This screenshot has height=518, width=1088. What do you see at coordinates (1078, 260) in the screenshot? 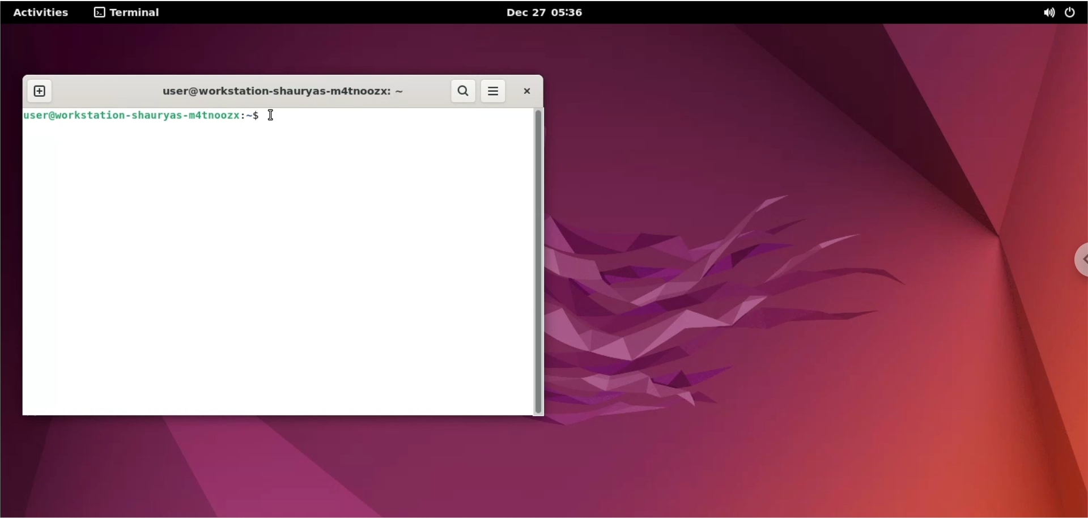
I see `chrome options` at bounding box center [1078, 260].